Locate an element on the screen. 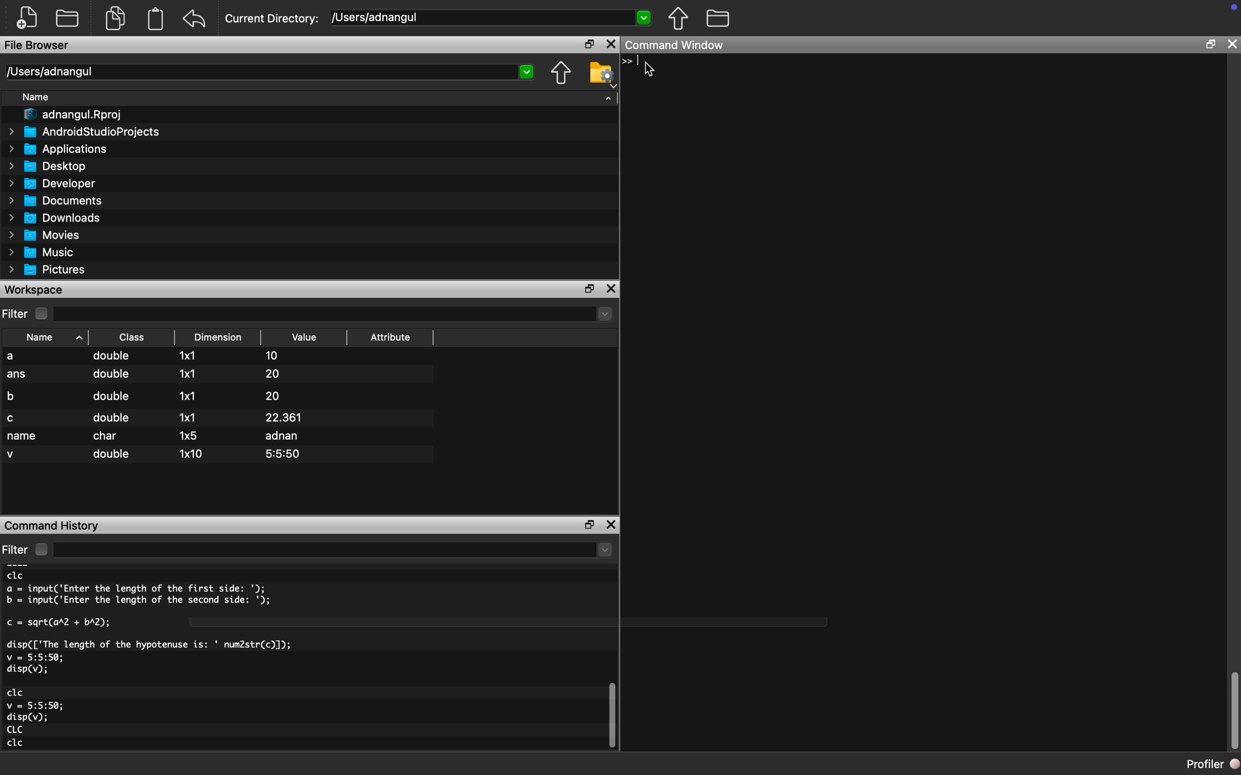 The width and height of the screenshot is (1241, 775).  one directory up is located at coordinates (558, 72).